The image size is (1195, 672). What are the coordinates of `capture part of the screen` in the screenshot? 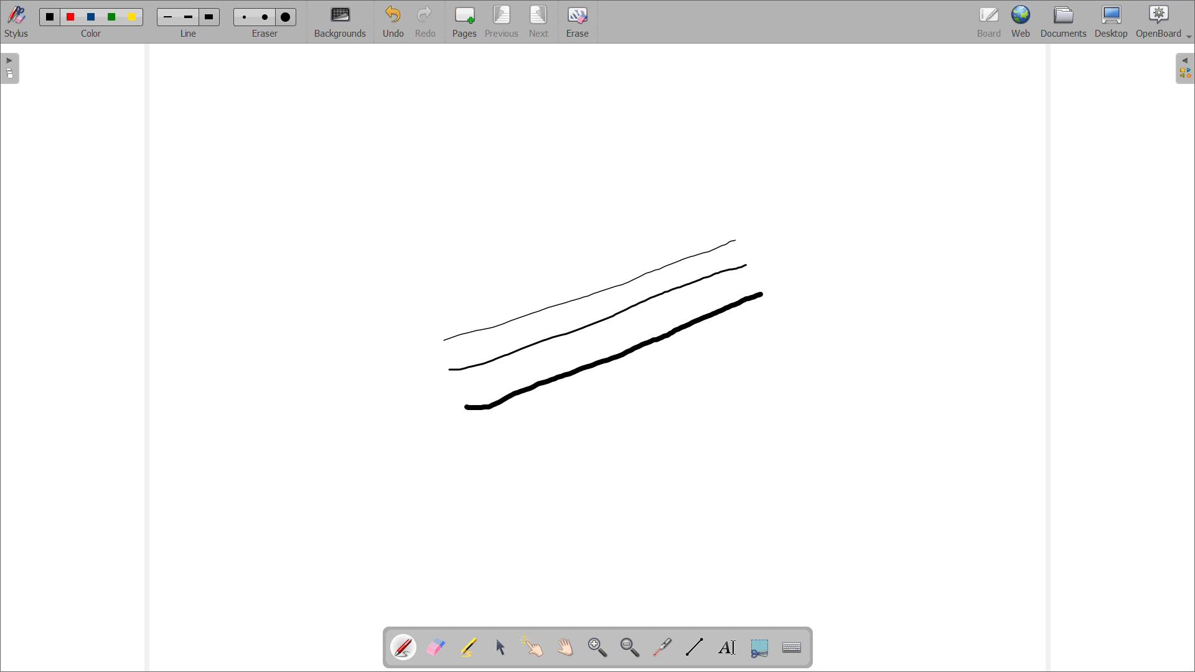 It's located at (760, 648).